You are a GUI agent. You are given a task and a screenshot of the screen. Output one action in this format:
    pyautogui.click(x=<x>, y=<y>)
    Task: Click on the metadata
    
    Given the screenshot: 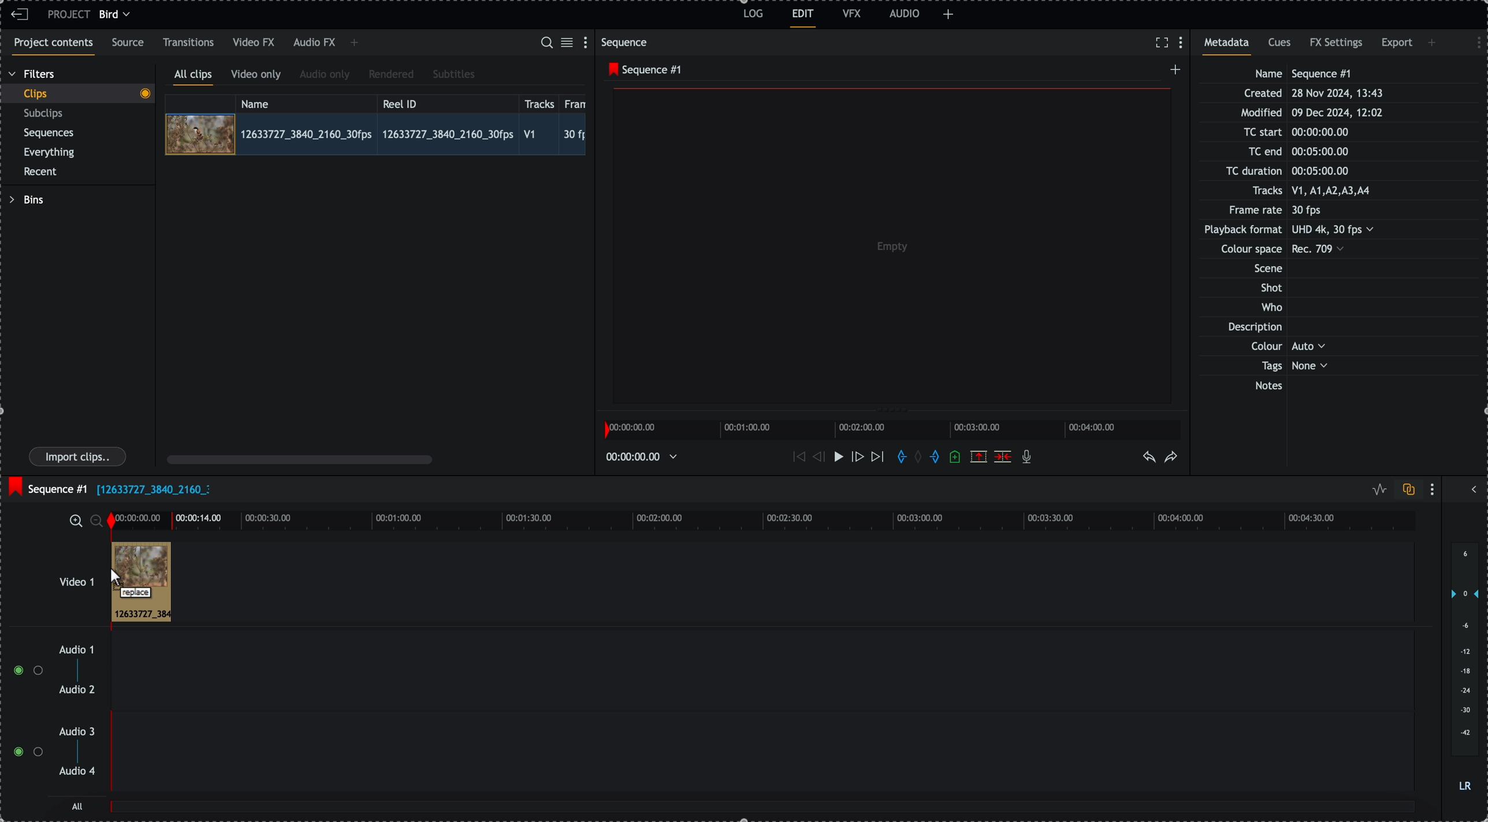 What is the action you would take?
    pyautogui.click(x=1300, y=231)
    